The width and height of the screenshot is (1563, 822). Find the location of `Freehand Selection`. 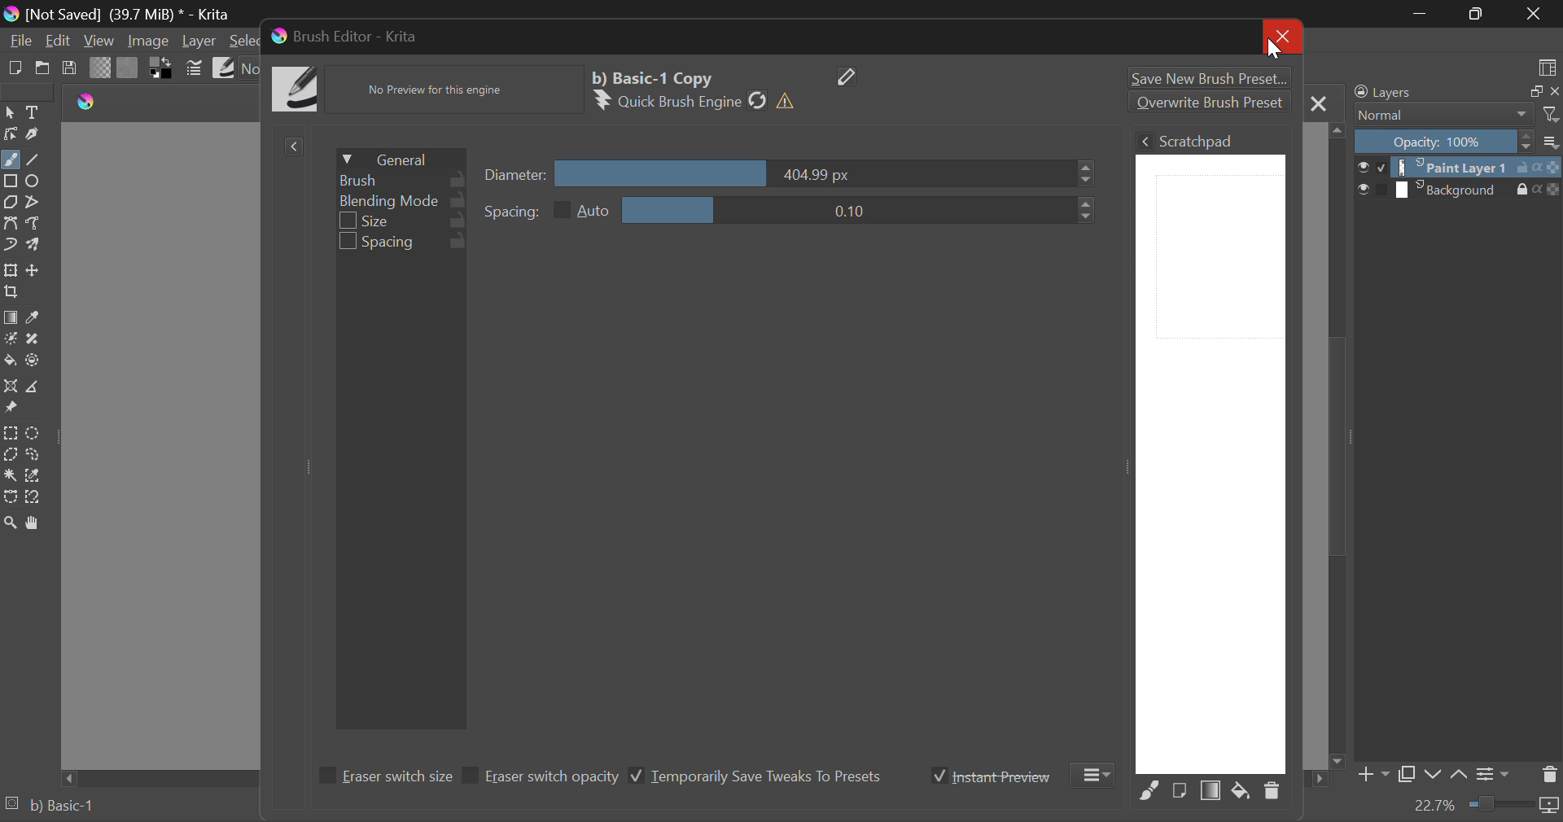

Freehand Selection is located at coordinates (33, 456).